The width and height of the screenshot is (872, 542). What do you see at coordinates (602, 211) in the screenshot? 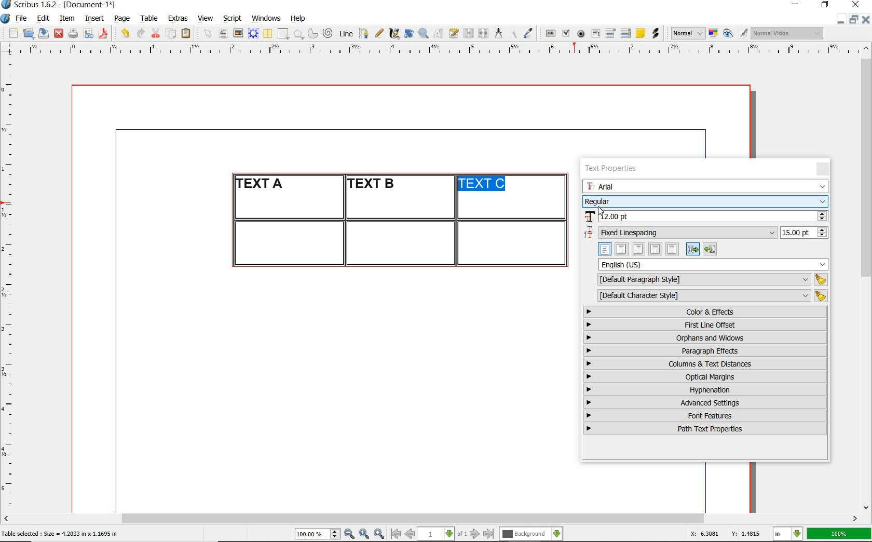
I see `cursor` at bounding box center [602, 211].